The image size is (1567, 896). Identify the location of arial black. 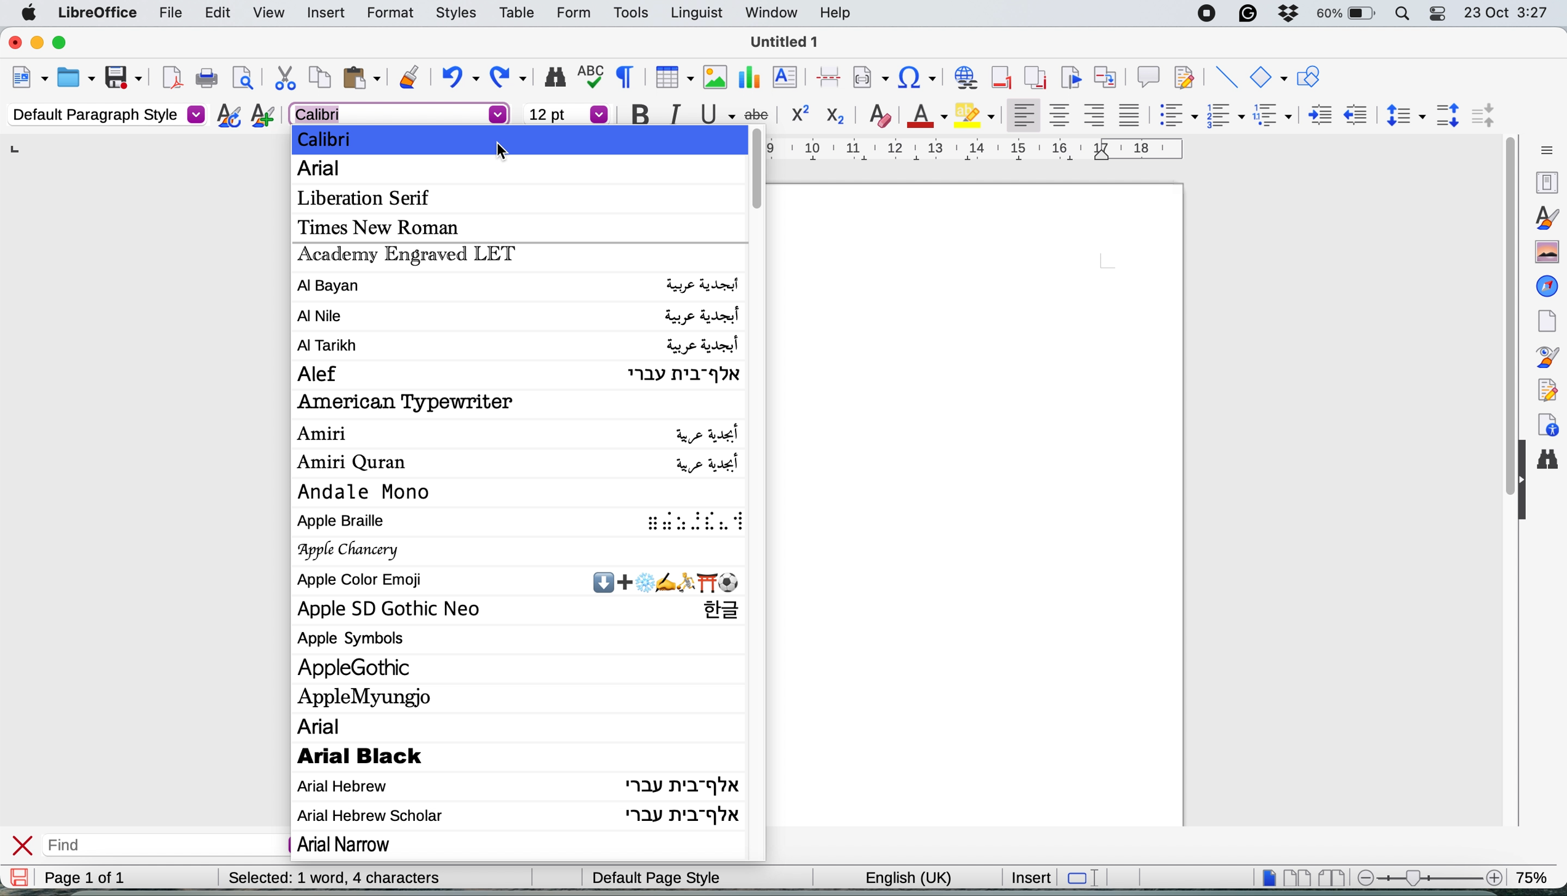
(387, 756).